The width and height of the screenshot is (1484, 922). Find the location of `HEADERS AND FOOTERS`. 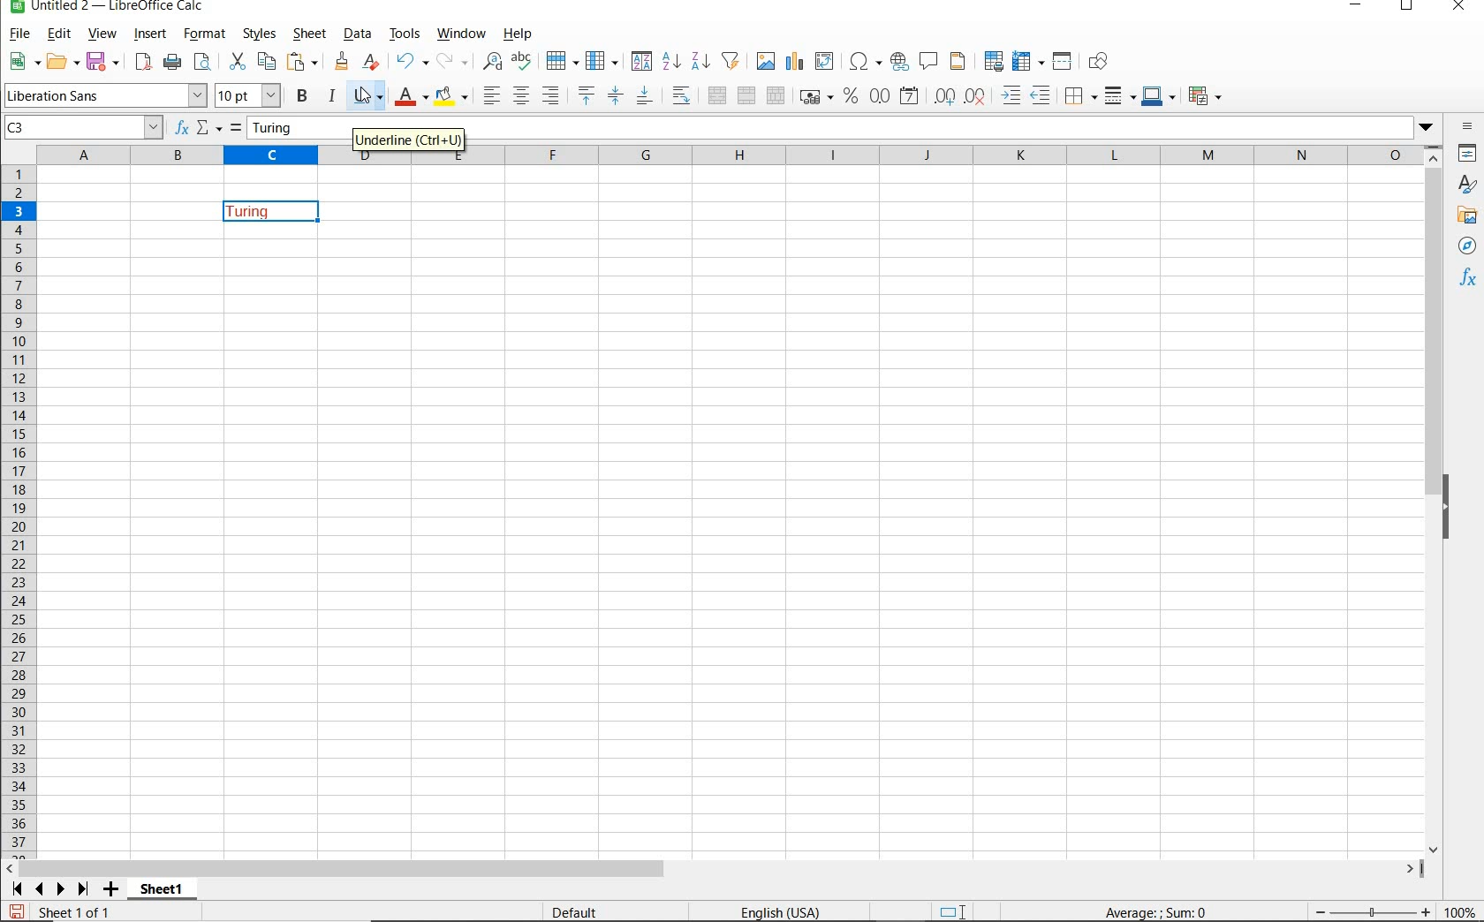

HEADERS AND FOOTERS is located at coordinates (958, 62).